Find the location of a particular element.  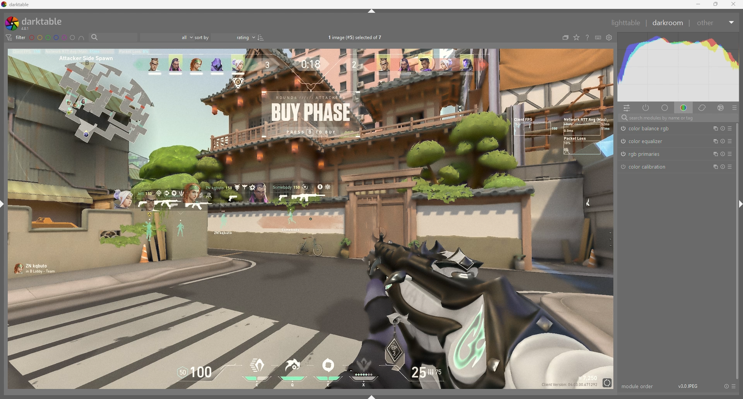

presets is located at coordinates (730, 153).